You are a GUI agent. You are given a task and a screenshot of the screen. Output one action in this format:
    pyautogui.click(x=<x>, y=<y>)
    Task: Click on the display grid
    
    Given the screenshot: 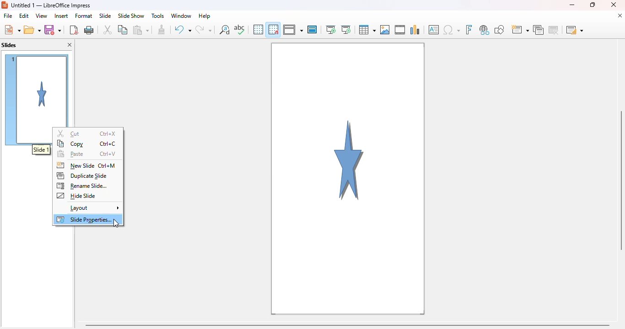 What is the action you would take?
    pyautogui.click(x=258, y=29)
    